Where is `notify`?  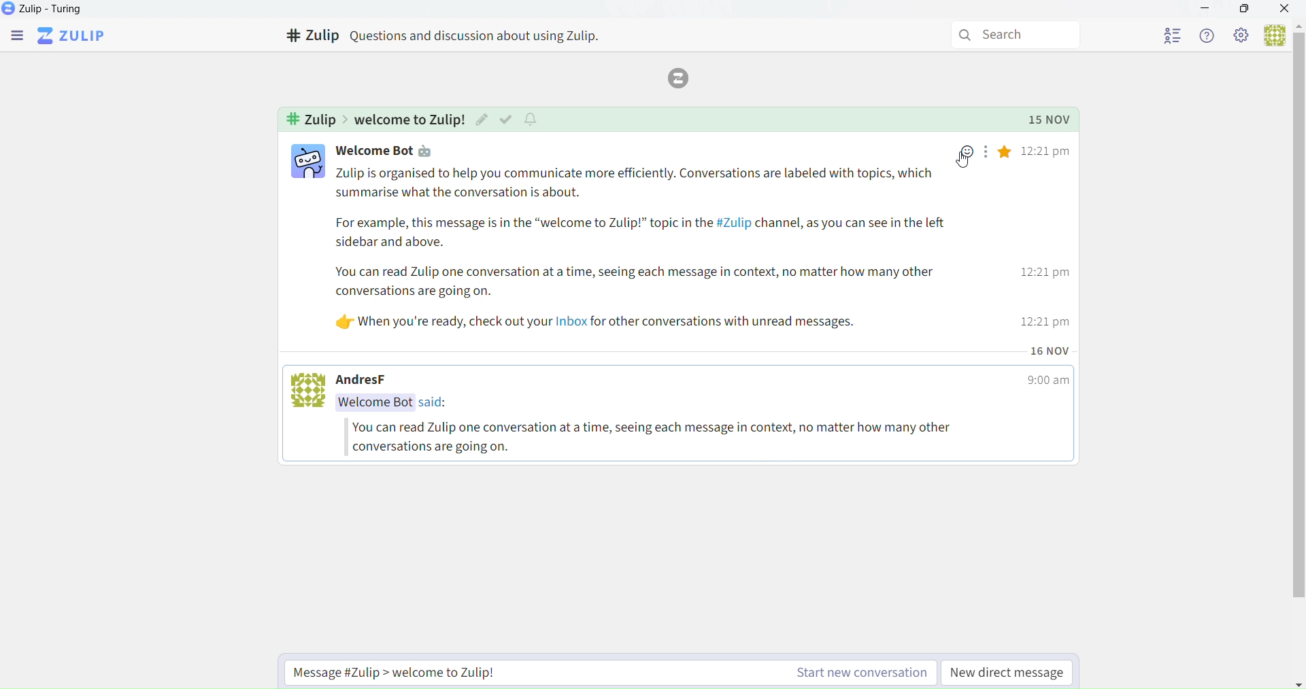 notify is located at coordinates (533, 119).